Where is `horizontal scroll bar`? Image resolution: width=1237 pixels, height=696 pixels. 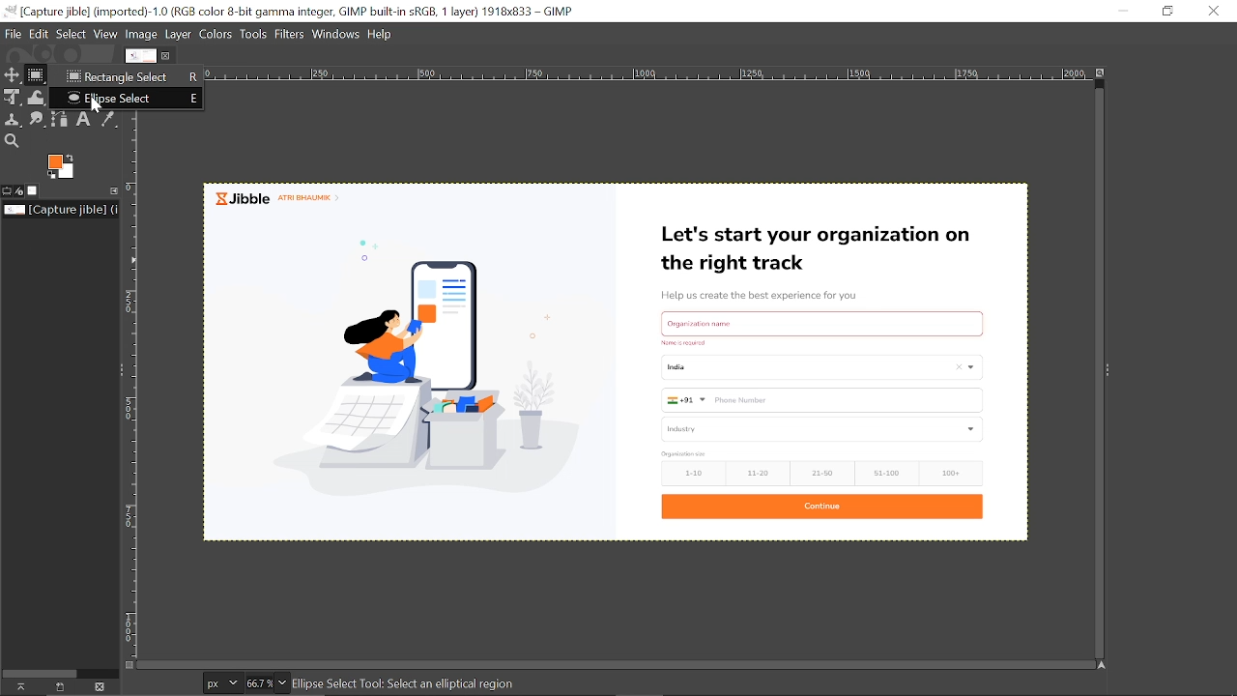 horizontal scroll bar is located at coordinates (618, 662).